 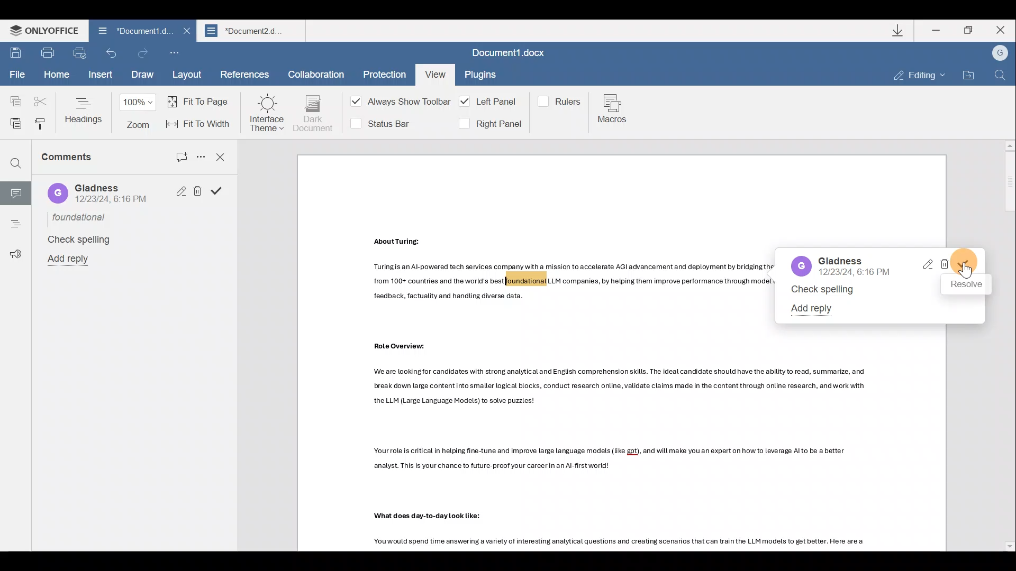 What do you see at coordinates (945, 265) in the screenshot?
I see `Delete comment` at bounding box center [945, 265].